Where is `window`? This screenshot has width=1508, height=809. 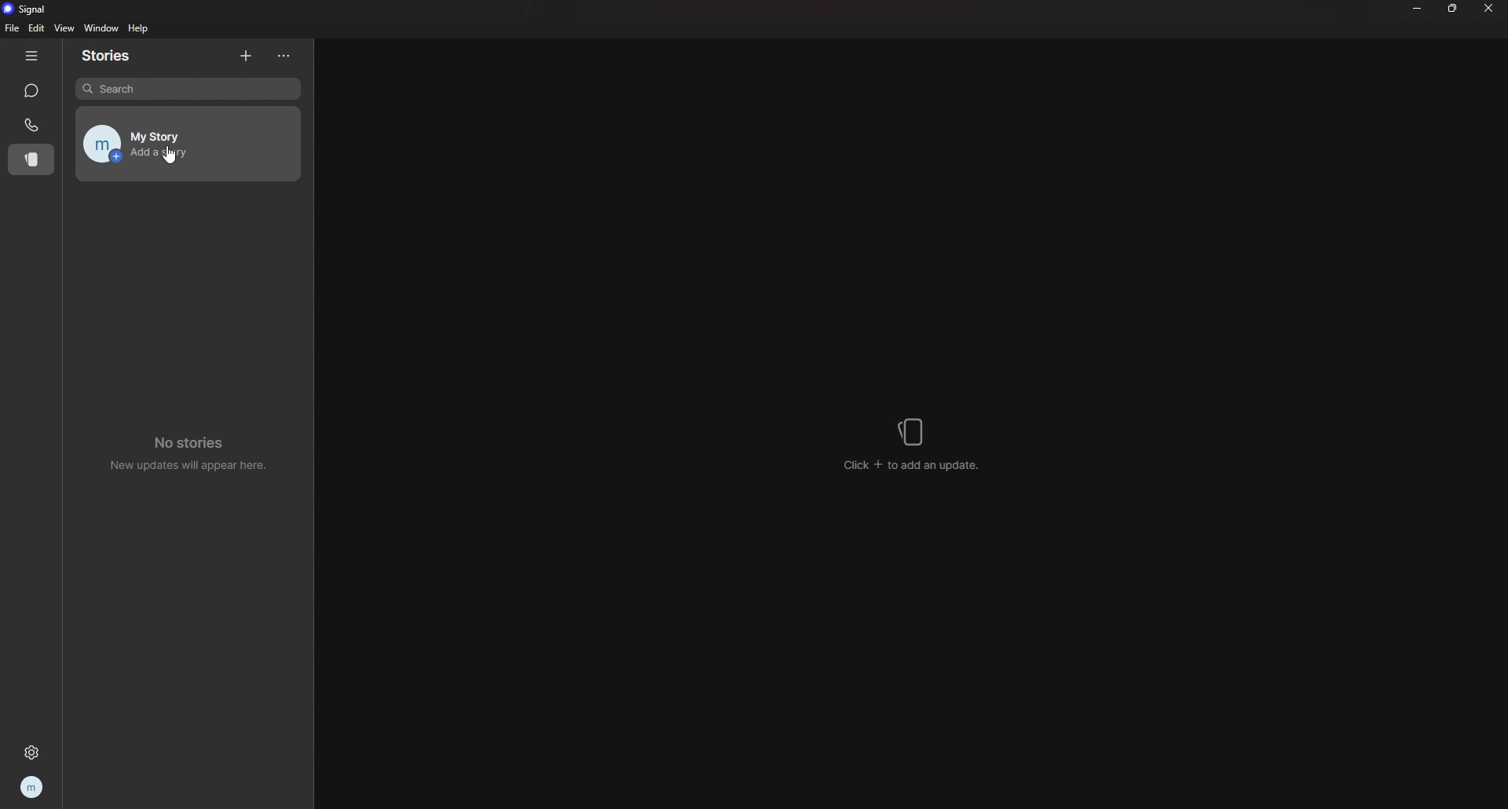 window is located at coordinates (101, 29).